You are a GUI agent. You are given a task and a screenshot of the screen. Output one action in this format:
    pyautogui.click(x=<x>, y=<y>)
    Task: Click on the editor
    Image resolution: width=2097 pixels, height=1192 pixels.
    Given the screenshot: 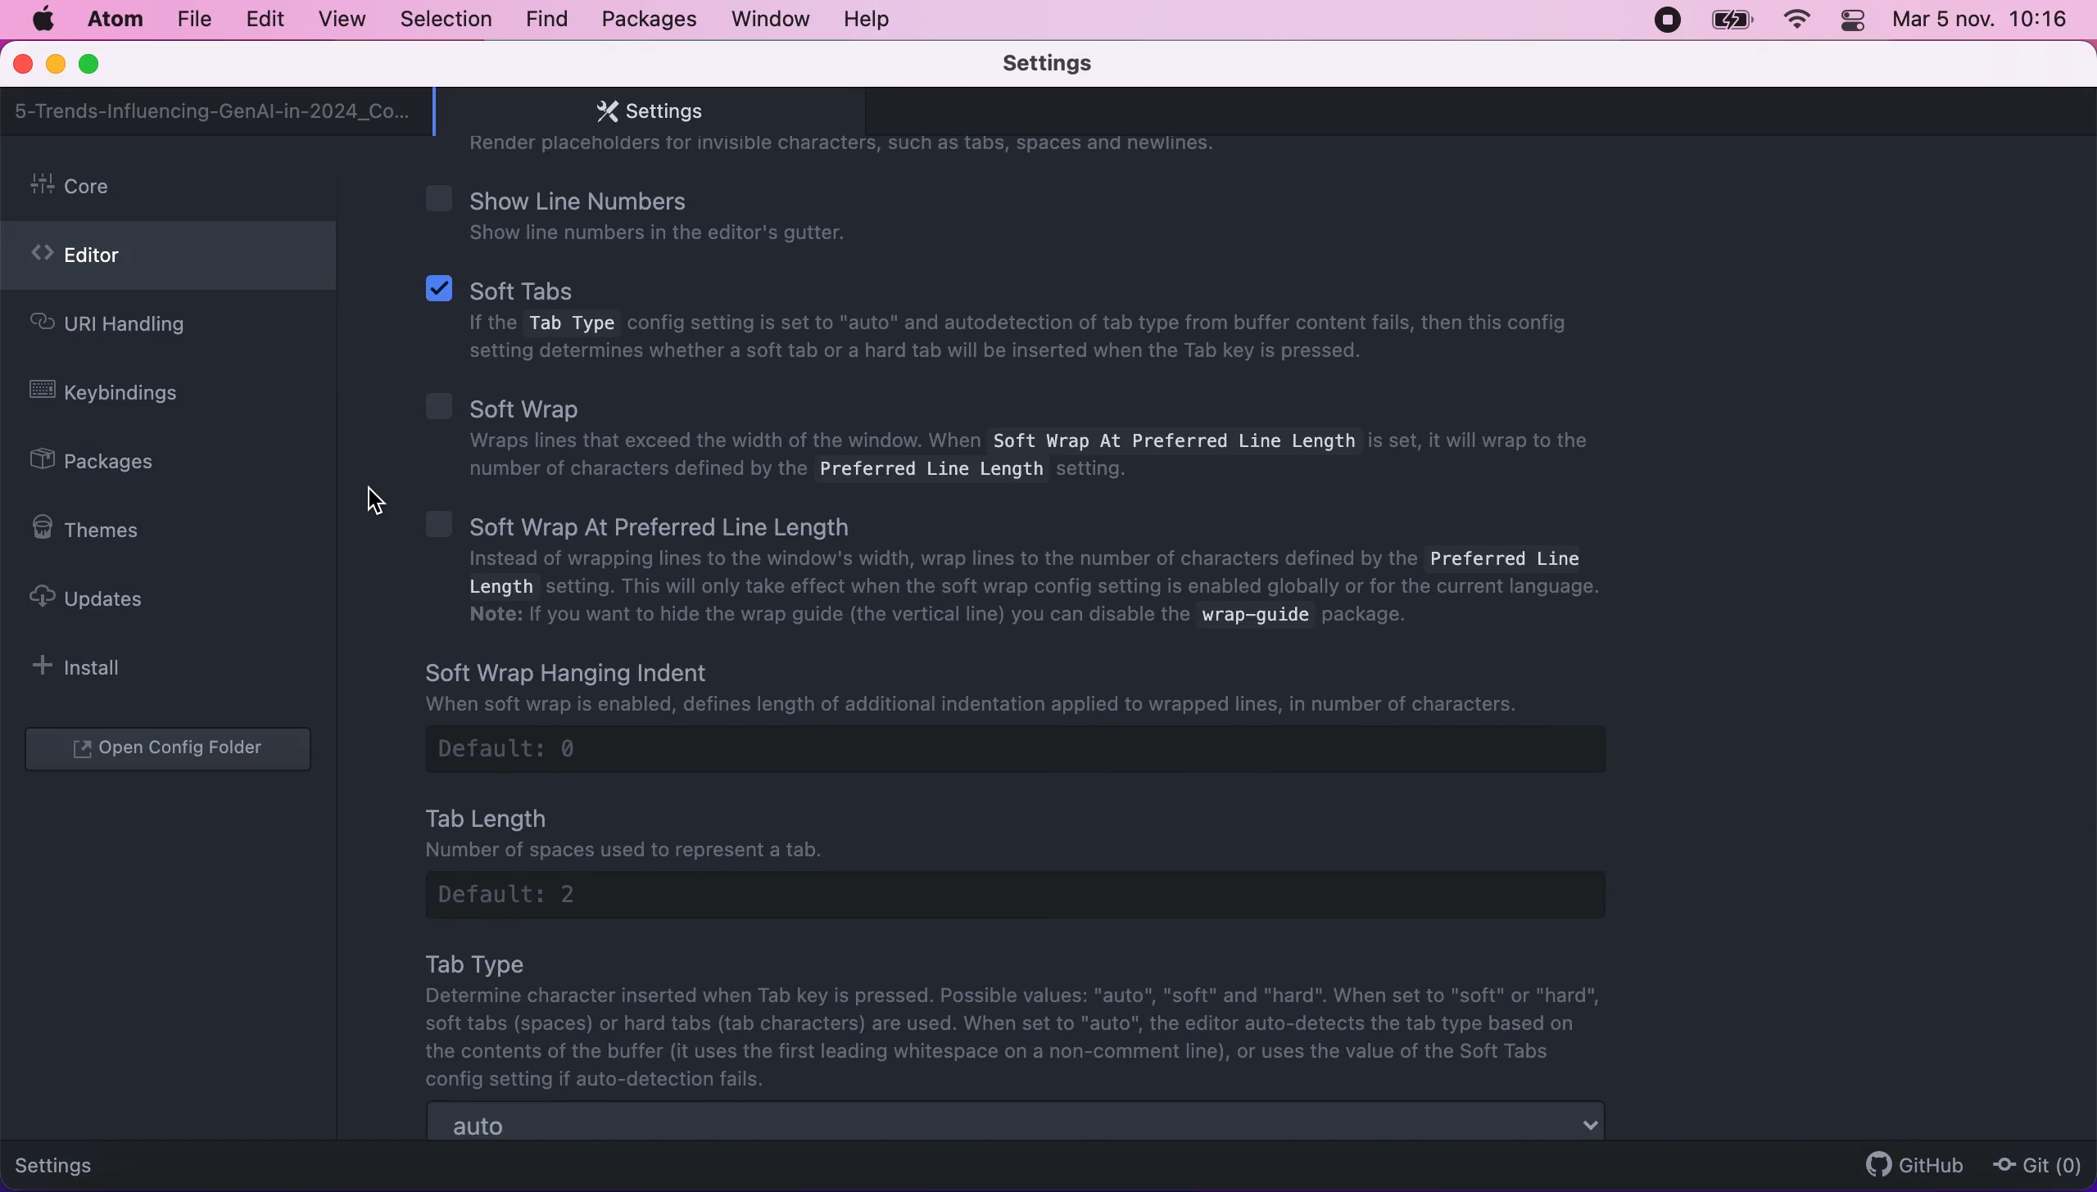 What is the action you would take?
    pyautogui.click(x=168, y=260)
    